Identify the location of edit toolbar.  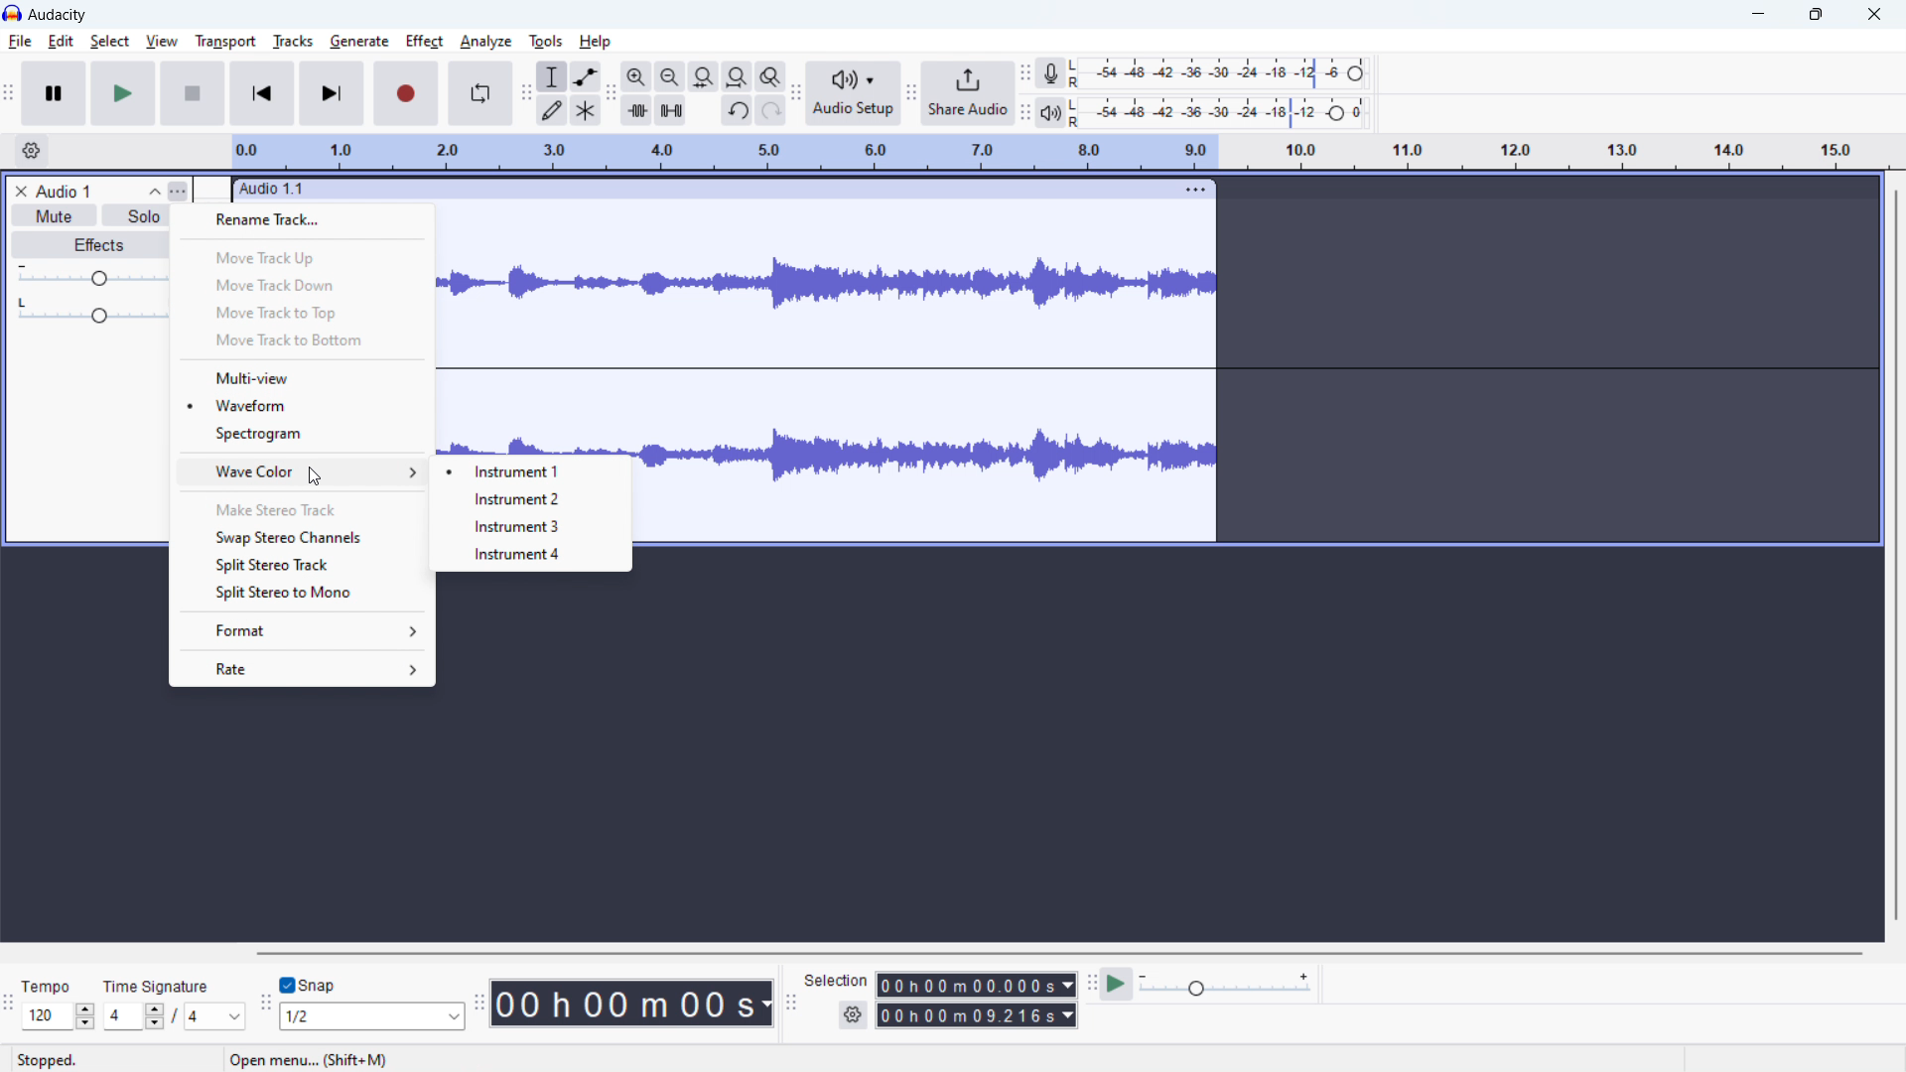
(612, 94).